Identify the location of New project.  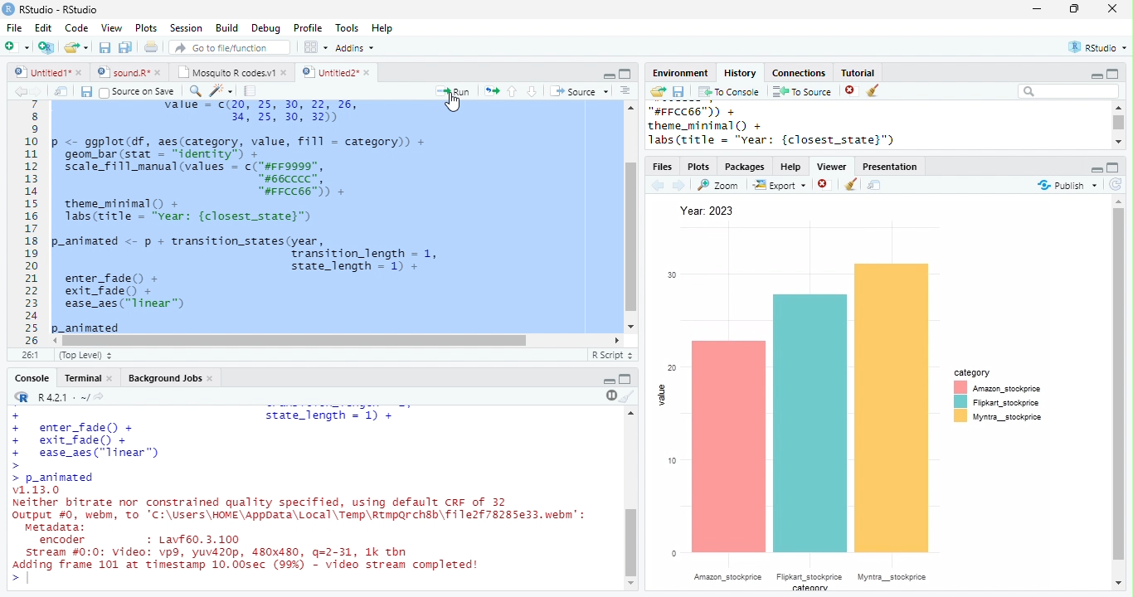
(46, 48).